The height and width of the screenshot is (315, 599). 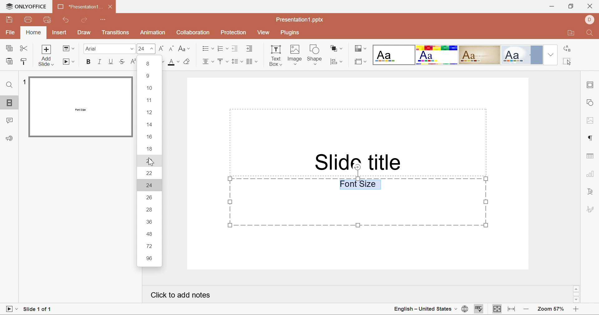 I want to click on Drop Down, so click(x=153, y=50).